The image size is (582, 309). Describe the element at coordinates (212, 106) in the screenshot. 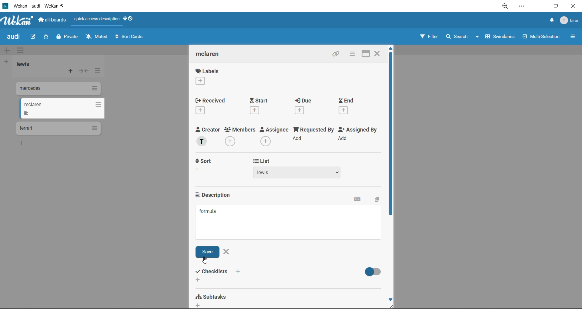

I see `recieved` at that location.